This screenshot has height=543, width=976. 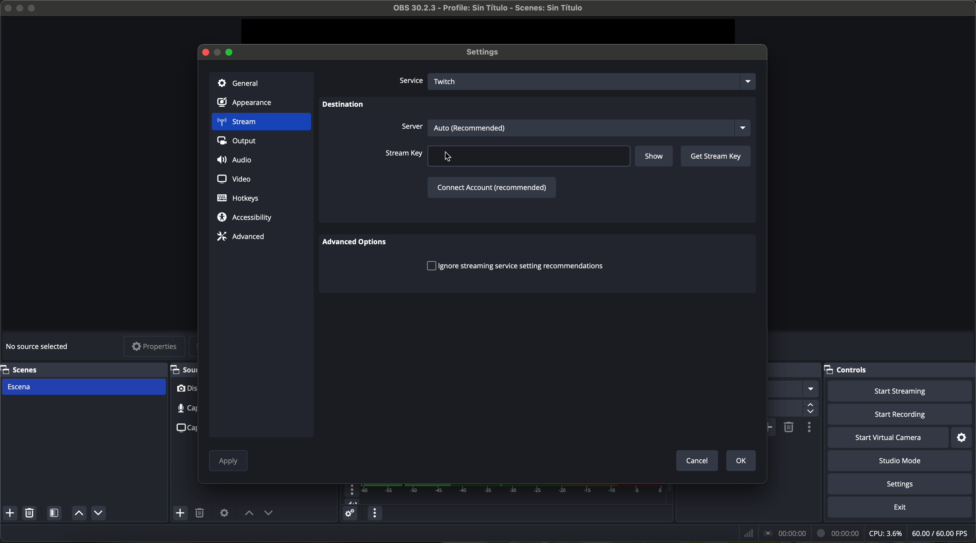 What do you see at coordinates (230, 51) in the screenshot?
I see `maximize window` at bounding box center [230, 51].